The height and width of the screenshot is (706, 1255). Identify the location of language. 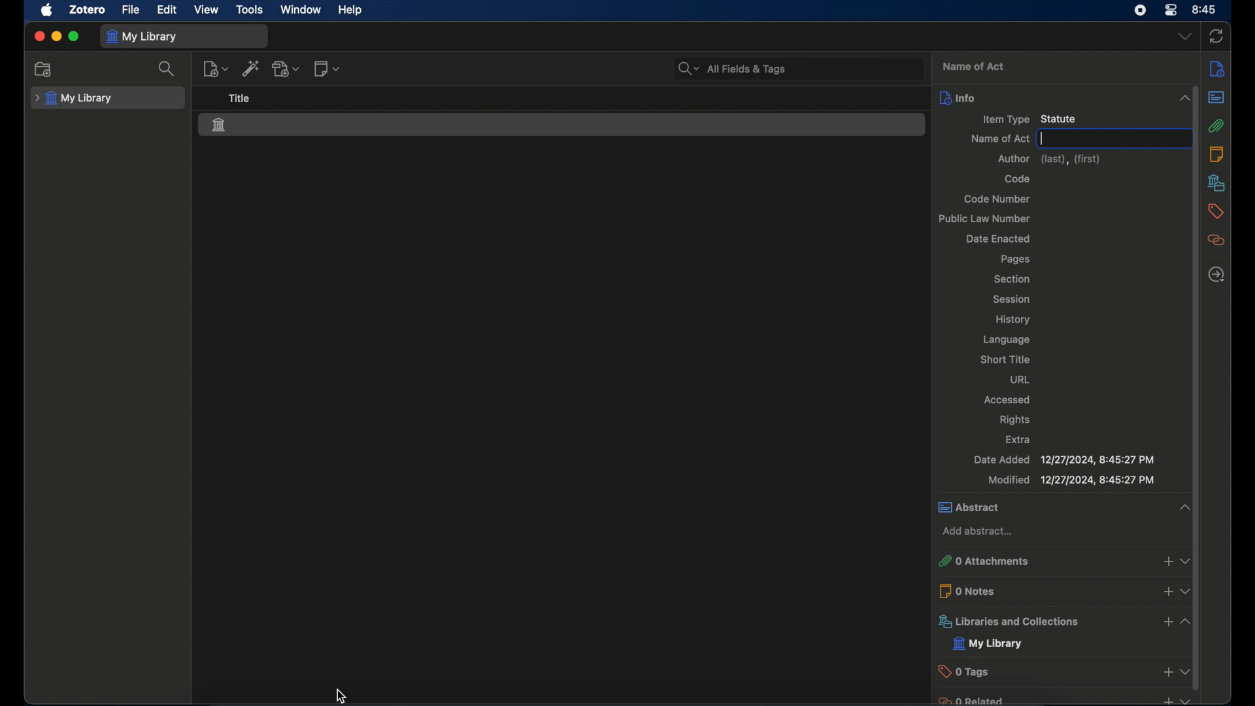
(1007, 339).